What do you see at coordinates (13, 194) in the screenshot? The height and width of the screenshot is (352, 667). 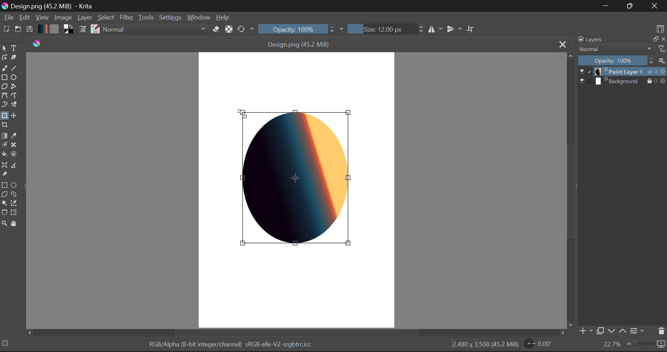 I see `Freehand Selection` at bounding box center [13, 194].